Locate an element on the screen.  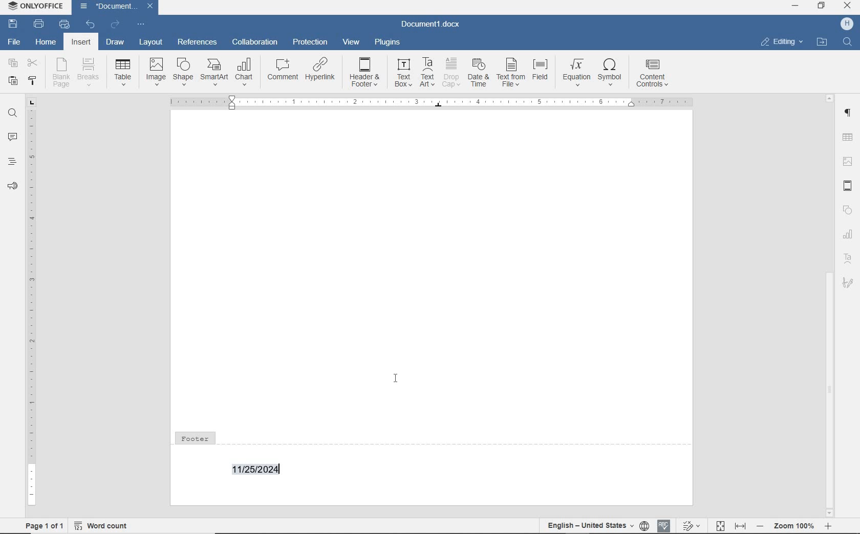
table is located at coordinates (124, 71).